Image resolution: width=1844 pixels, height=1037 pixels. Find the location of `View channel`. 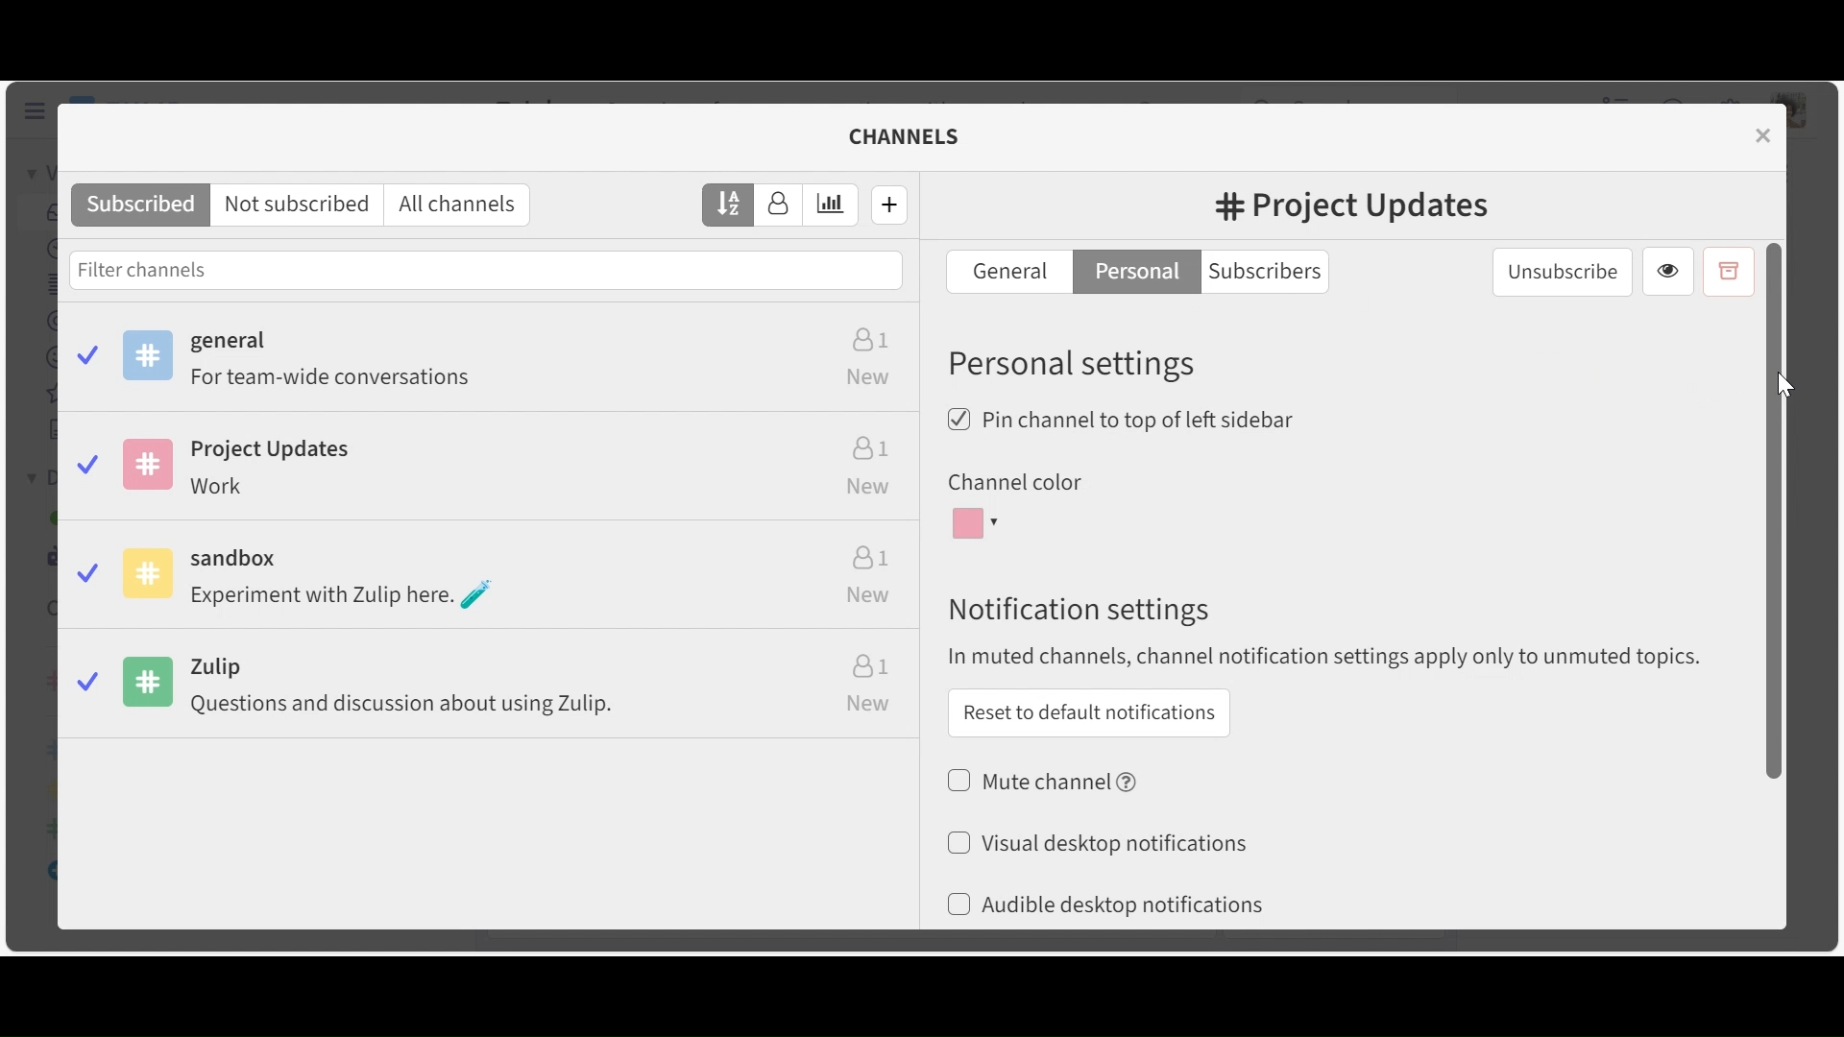

View channel is located at coordinates (1668, 274).